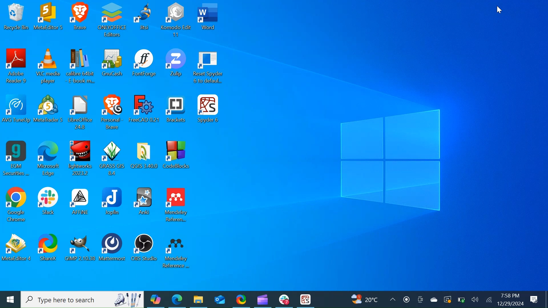 This screenshot has height=308, width=548. What do you see at coordinates (306, 299) in the screenshot?
I see `Spyder Desktop icon` at bounding box center [306, 299].